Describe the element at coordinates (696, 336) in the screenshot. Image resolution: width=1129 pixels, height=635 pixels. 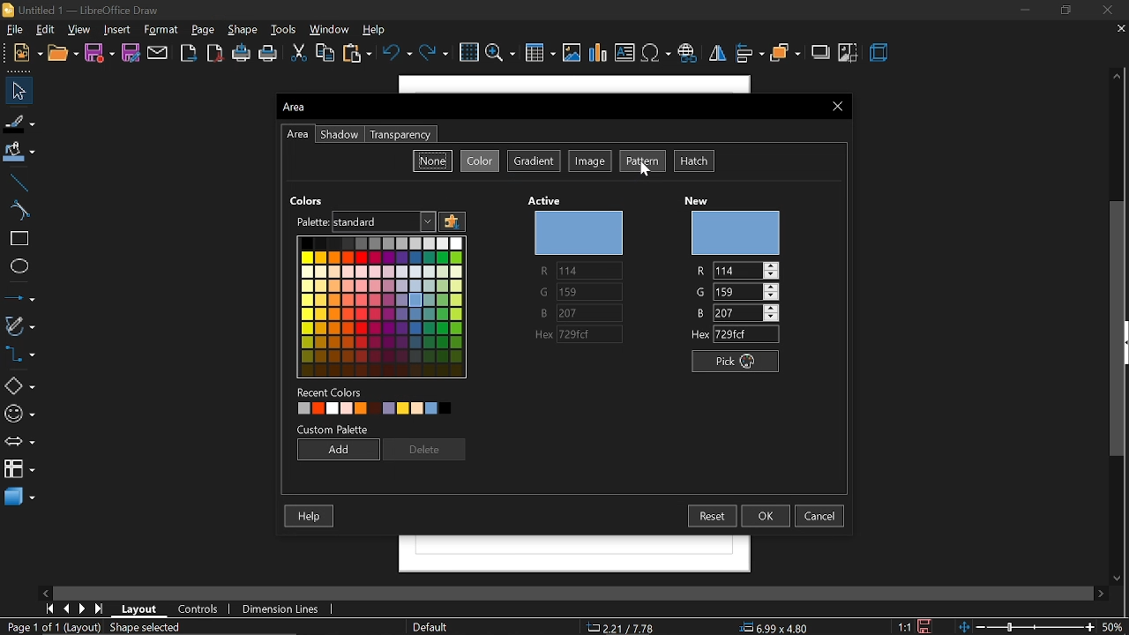
I see `Hex` at that location.